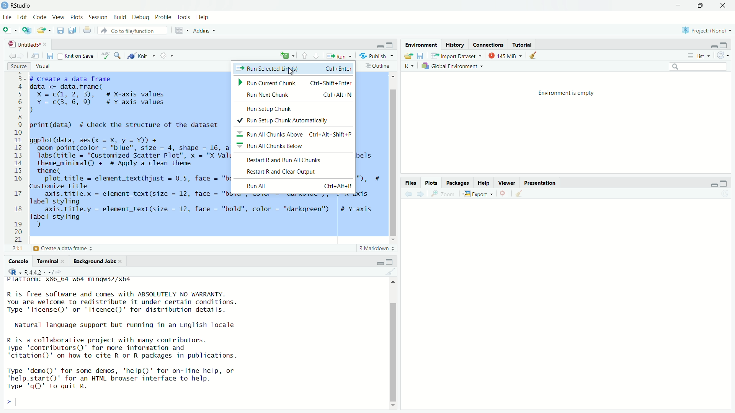 The height and width of the screenshot is (413, 735). Describe the element at coordinates (408, 194) in the screenshot. I see `Back ` at that location.